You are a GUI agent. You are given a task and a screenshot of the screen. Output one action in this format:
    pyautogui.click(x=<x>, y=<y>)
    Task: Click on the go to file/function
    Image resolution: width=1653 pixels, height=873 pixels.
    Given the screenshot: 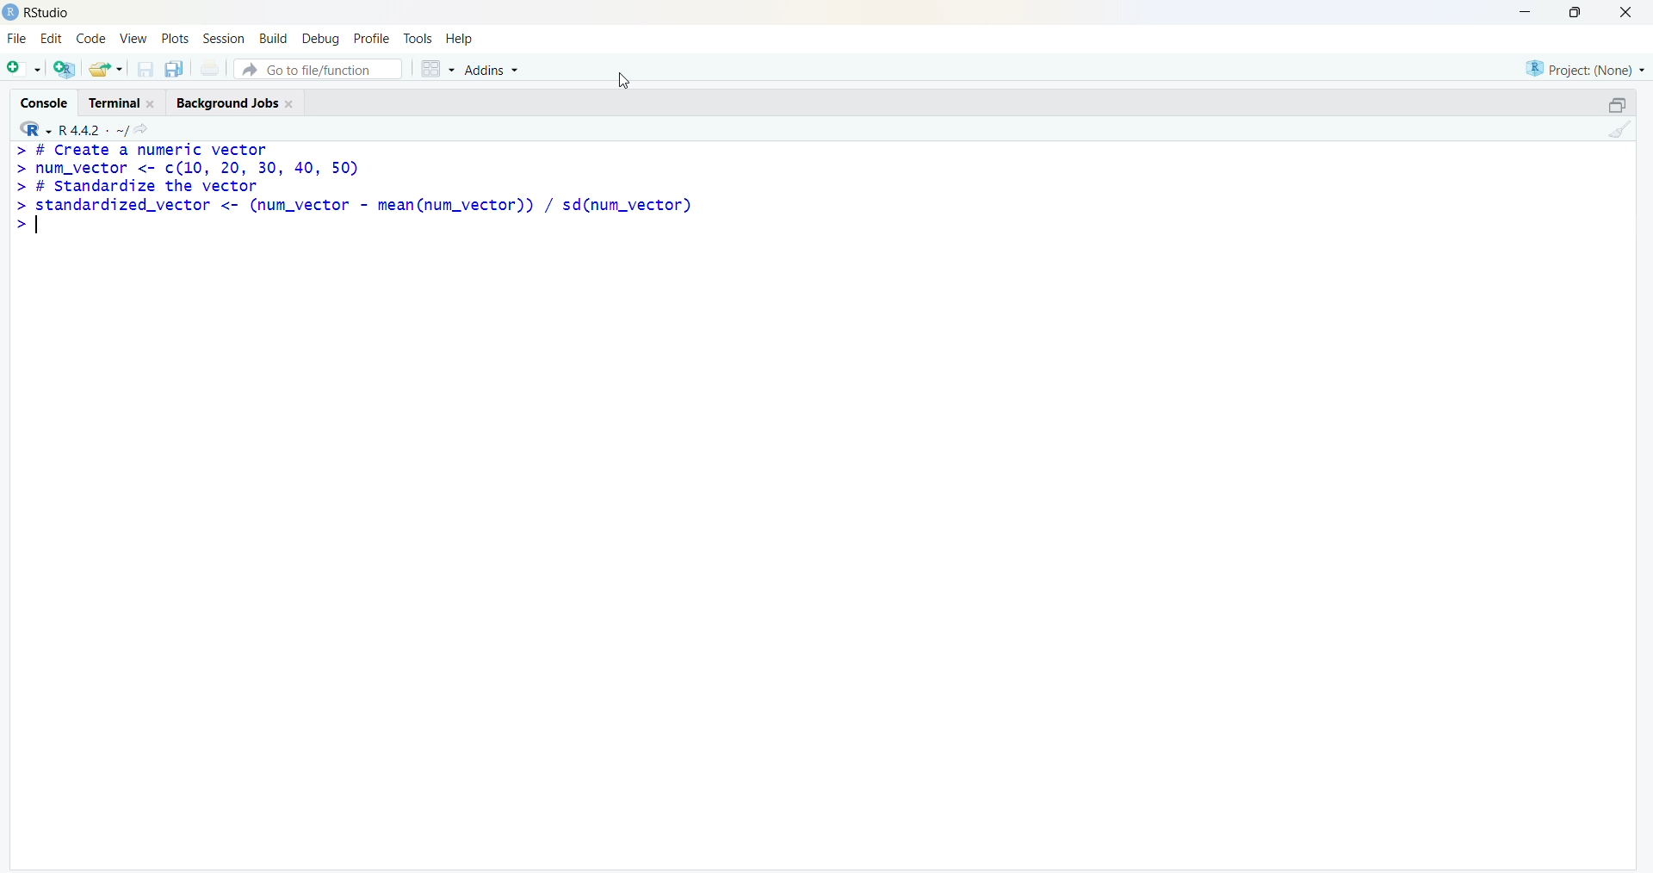 What is the action you would take?
    pyautogui.click(x=319, y=69)
    